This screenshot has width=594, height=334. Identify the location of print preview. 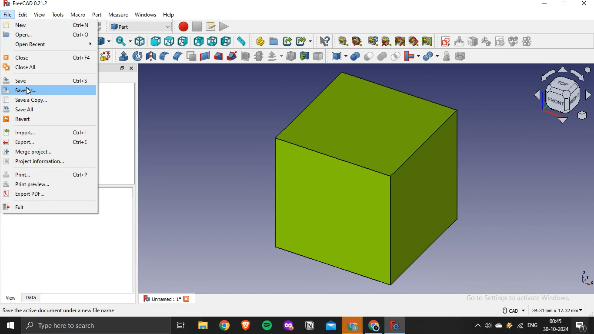
(45, 184).